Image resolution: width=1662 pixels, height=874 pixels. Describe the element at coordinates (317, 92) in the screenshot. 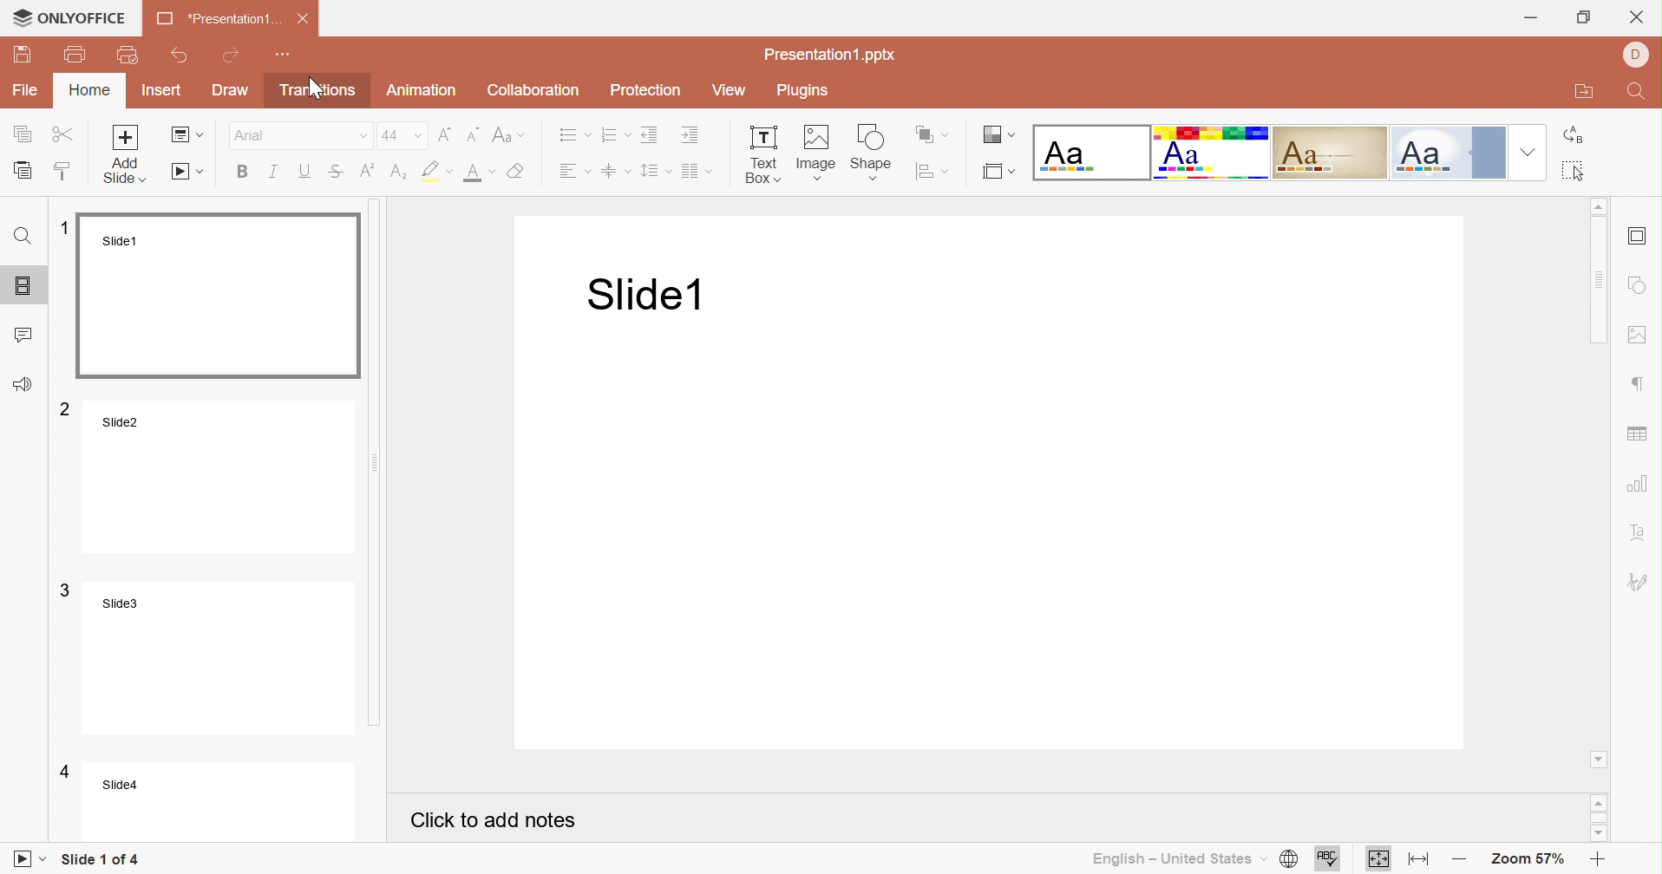

I see `Transitions` at that location.